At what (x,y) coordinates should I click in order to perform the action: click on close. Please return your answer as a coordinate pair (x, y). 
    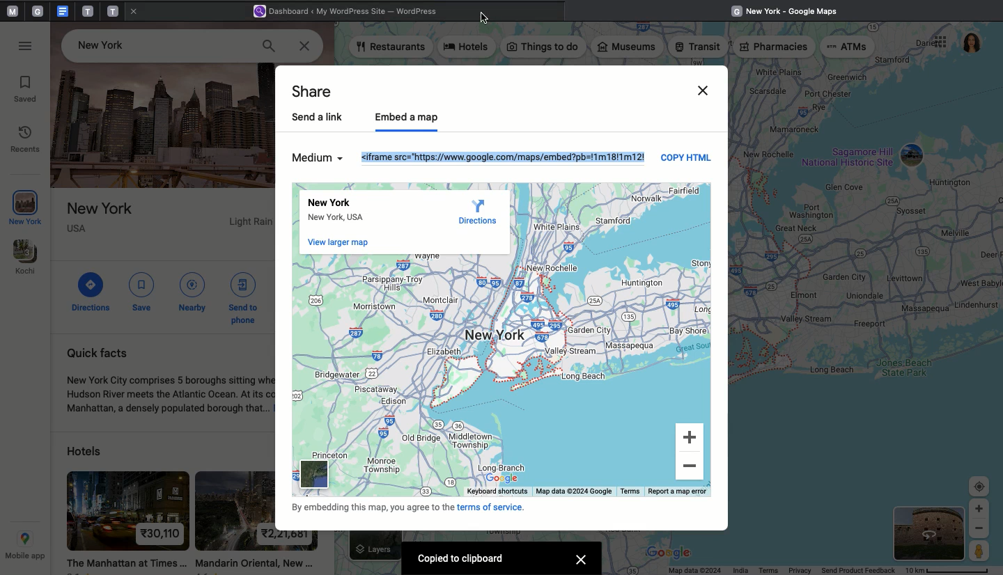
    Looking at the image, I should click on (137, 14).